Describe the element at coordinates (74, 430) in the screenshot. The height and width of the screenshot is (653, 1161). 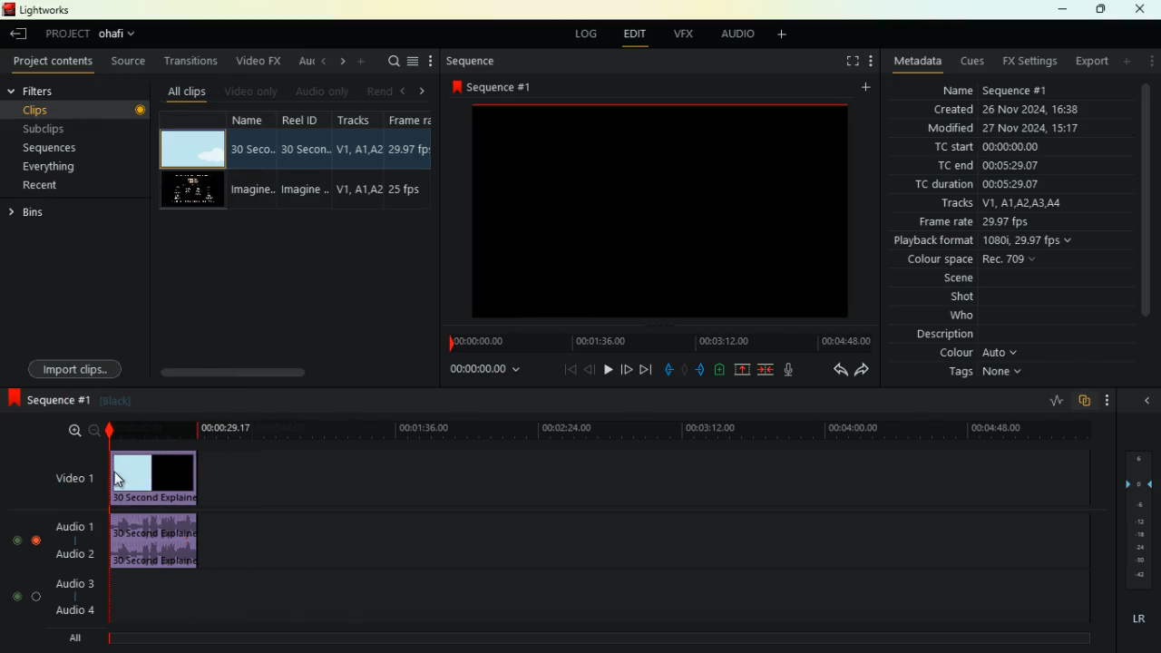
I see `zoom` at that location.